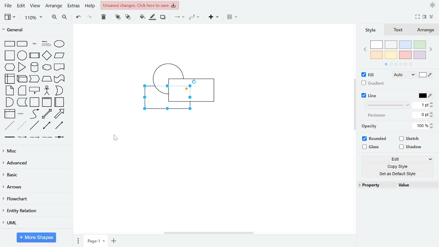 Image resolution: width=439 pixels, height=247 pixels. I want to click on sketch, so click(410, 138).